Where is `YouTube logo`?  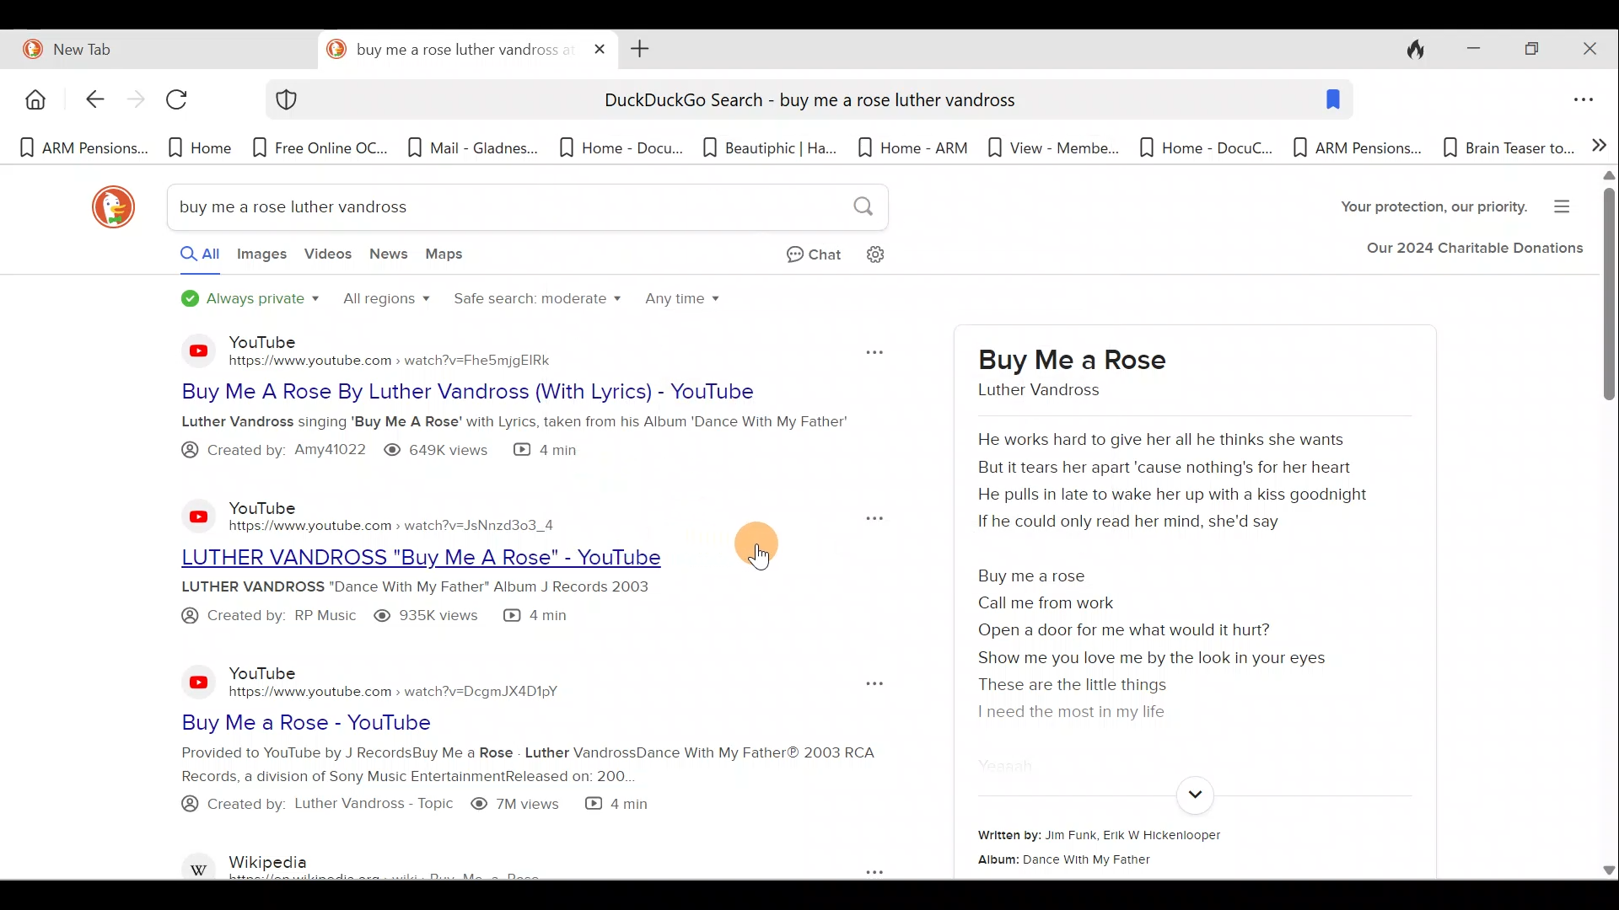
YouTube logo is located at coordinates (187, 350).